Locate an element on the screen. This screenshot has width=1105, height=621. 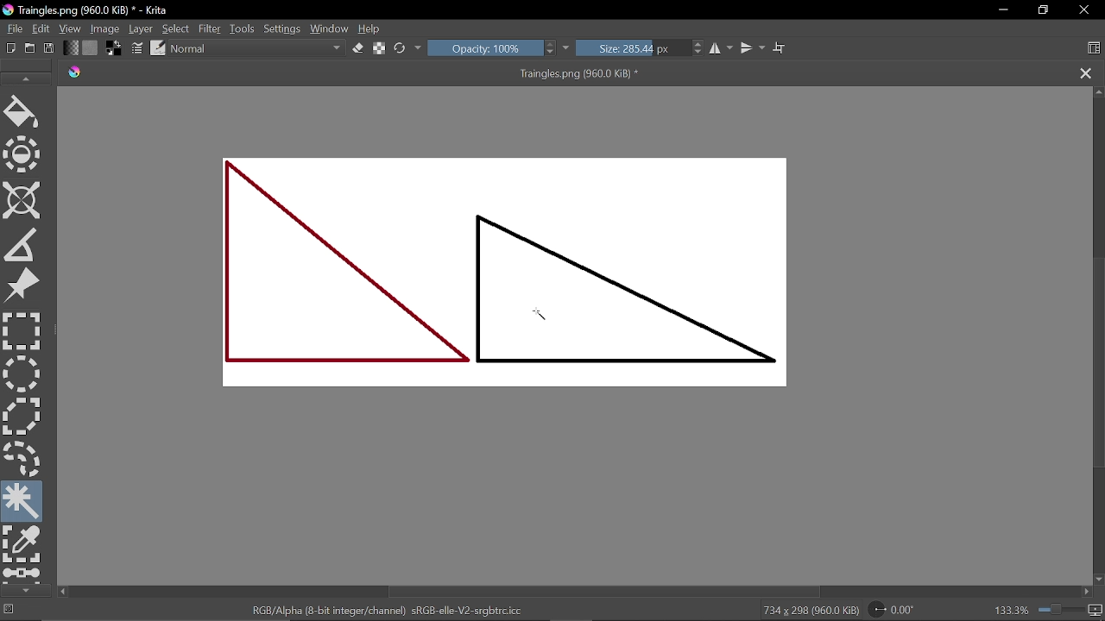
View is located at coordinates (71, 28).